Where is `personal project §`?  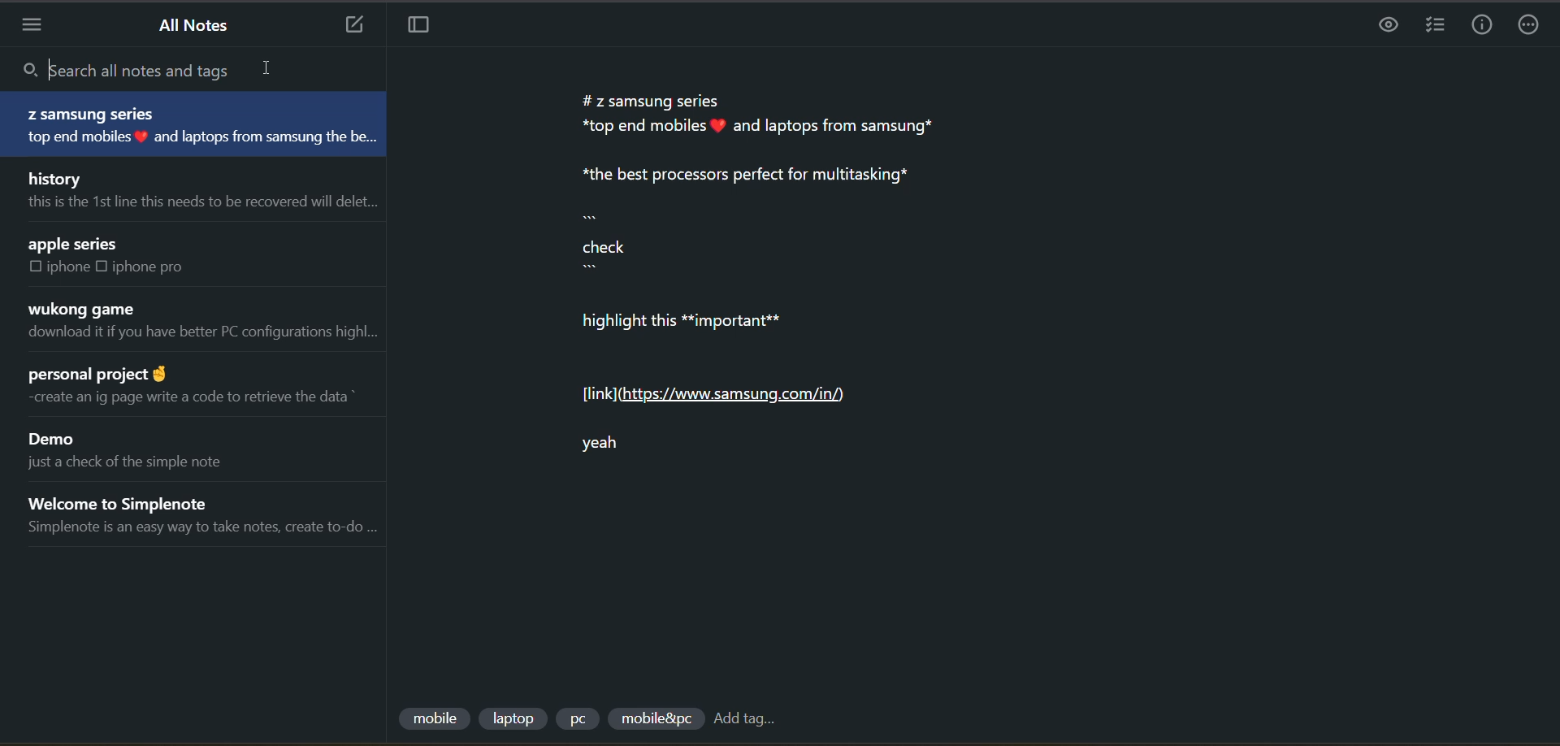
personal project § is located at coordinates (115, 374).